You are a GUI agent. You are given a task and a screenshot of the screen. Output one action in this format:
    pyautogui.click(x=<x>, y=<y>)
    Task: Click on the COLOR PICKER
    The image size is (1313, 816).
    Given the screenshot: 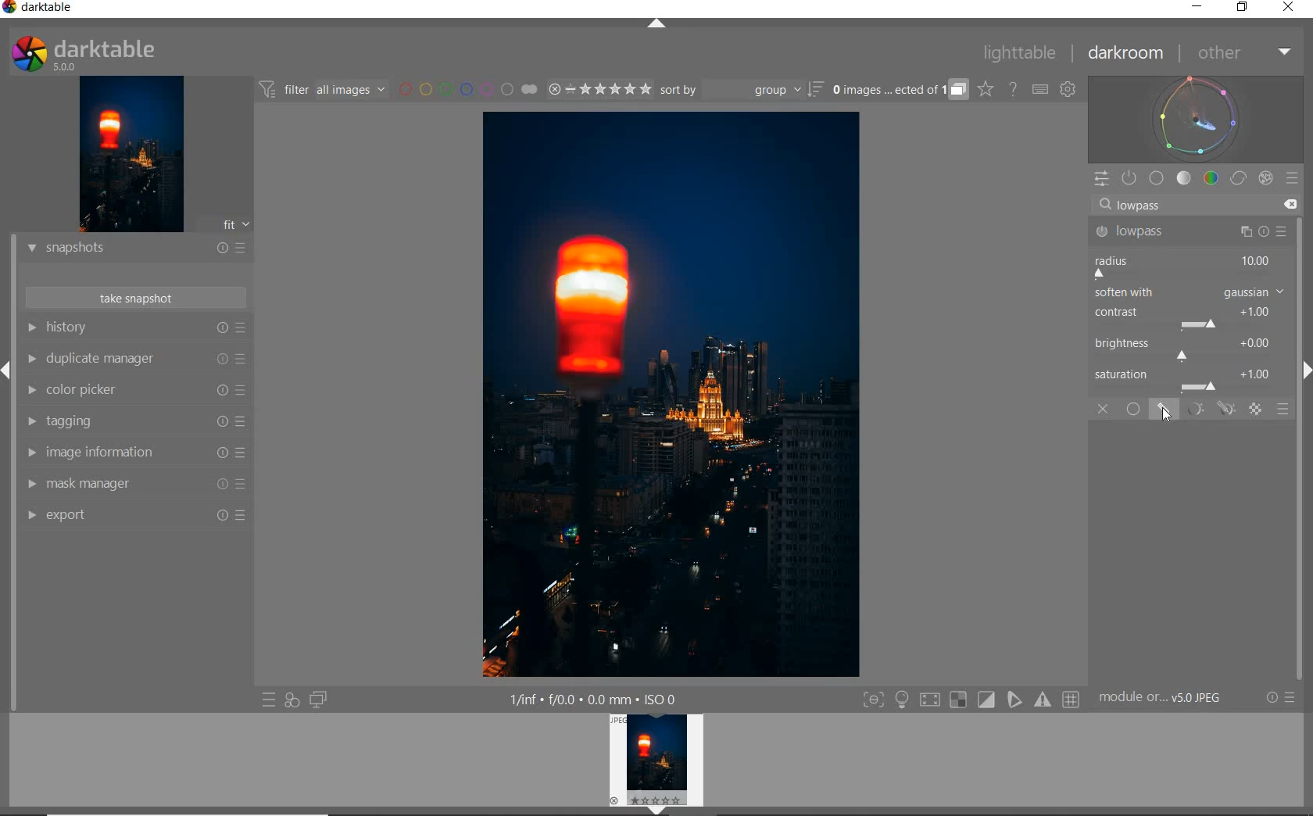 What is the action you would take?
    pyautogui.click(x=99, y=391)
    